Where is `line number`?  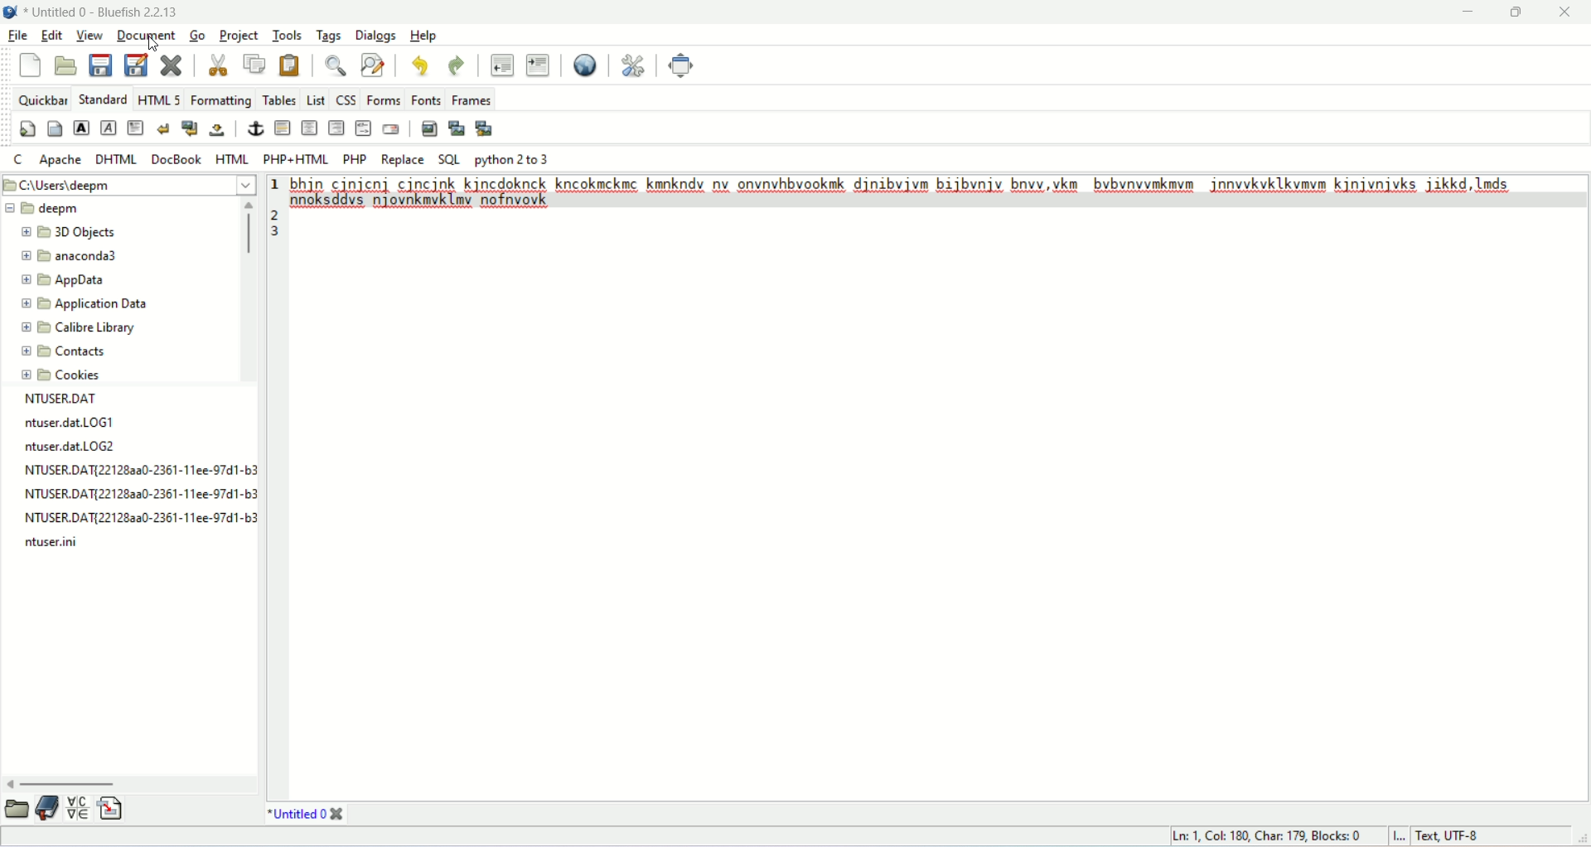 line number is located at coordinates (274, 211).